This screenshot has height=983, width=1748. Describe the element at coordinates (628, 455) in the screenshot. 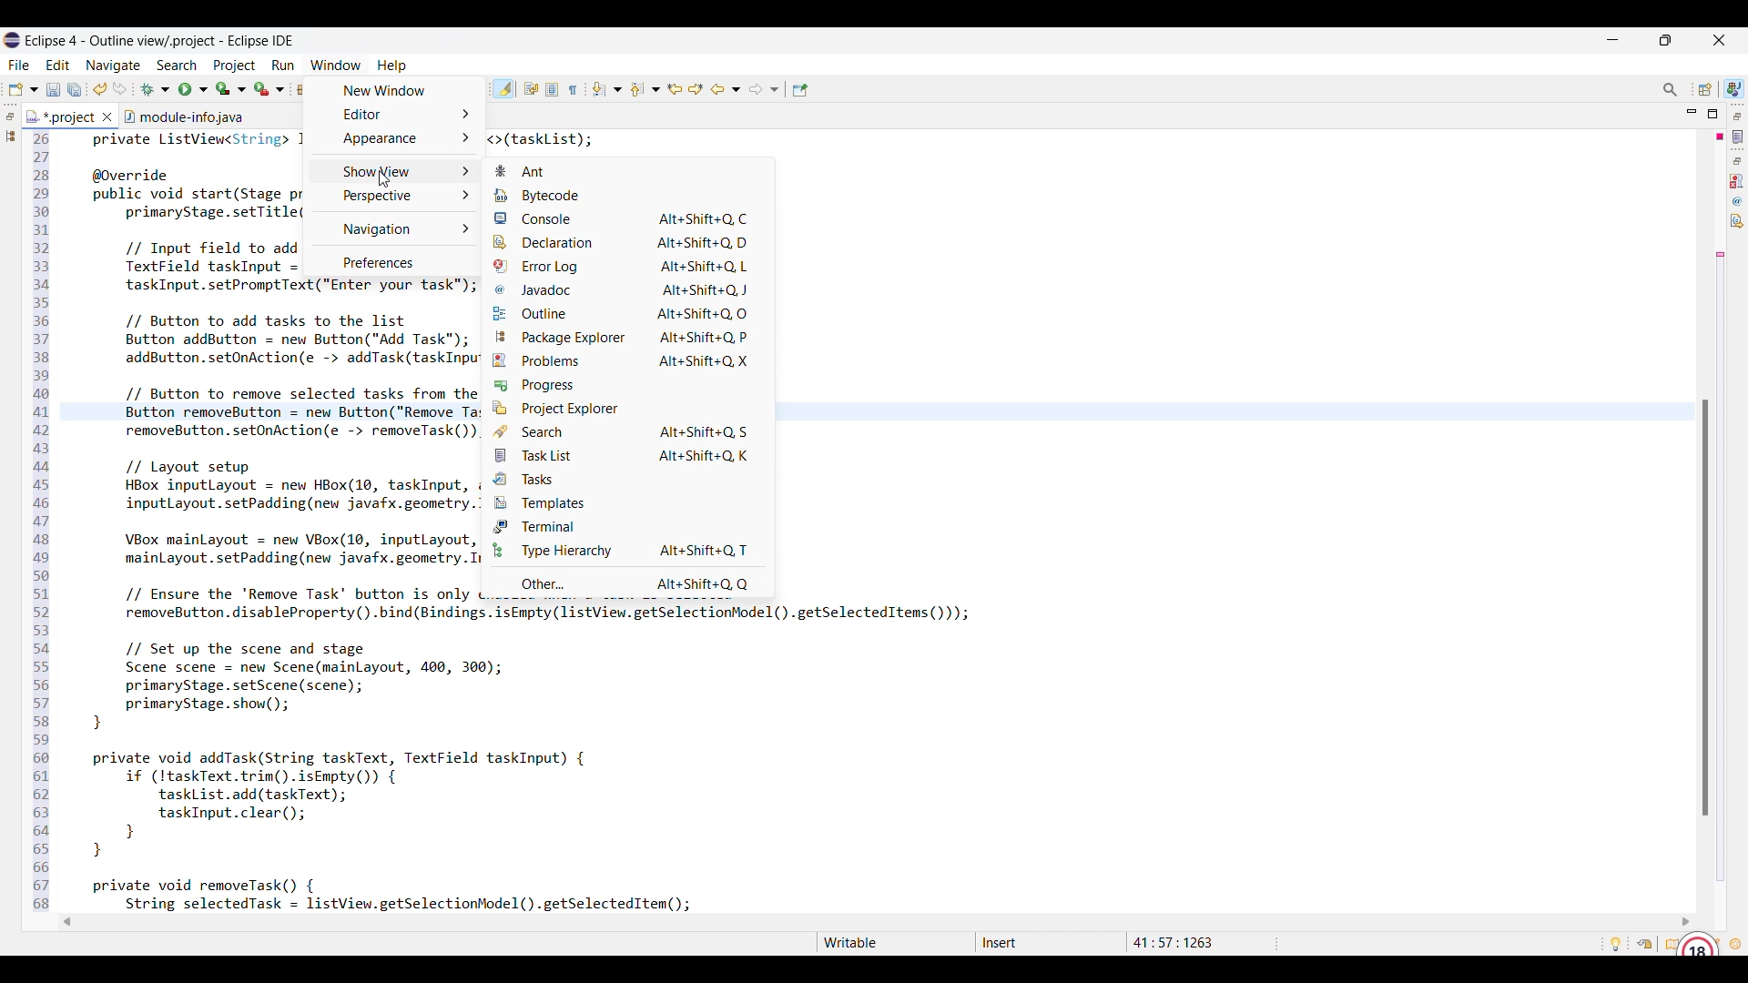

I see `Task list` at that location.